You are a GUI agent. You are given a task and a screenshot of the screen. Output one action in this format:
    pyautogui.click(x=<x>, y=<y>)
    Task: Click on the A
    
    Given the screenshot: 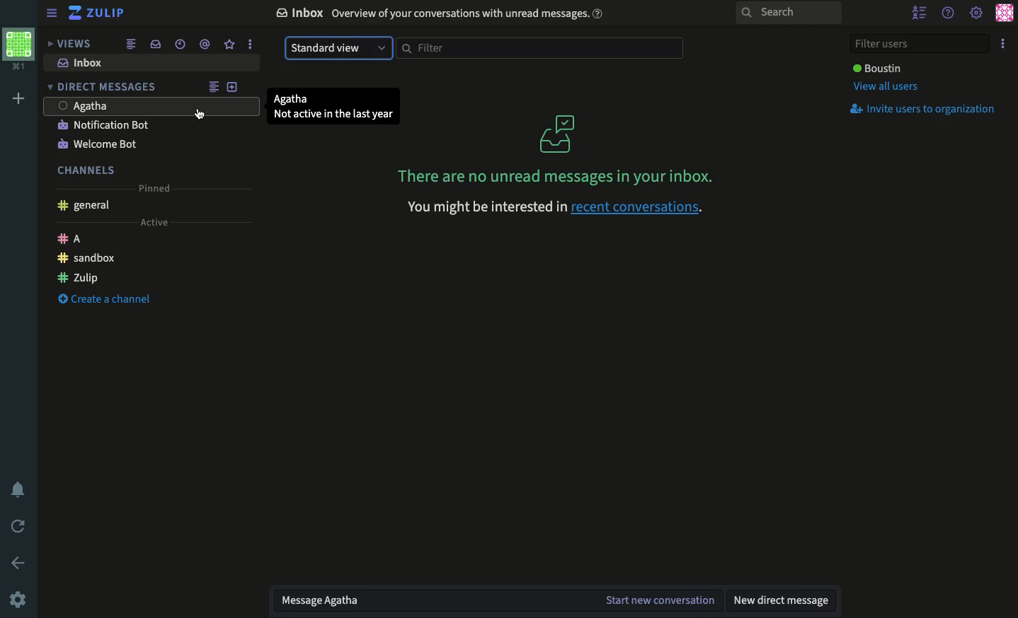 What is the action you would take?
    pyautogui.click(x=71, y=240)
    